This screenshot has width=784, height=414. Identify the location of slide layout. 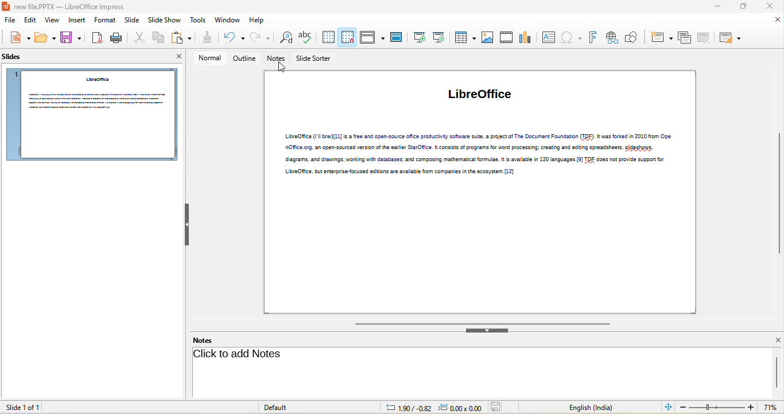
(729, 38).